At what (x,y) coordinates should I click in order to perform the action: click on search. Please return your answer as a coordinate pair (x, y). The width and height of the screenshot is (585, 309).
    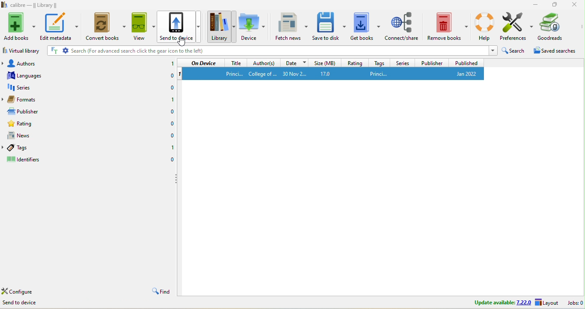
    Looking at the image, I should click on (513, 51).